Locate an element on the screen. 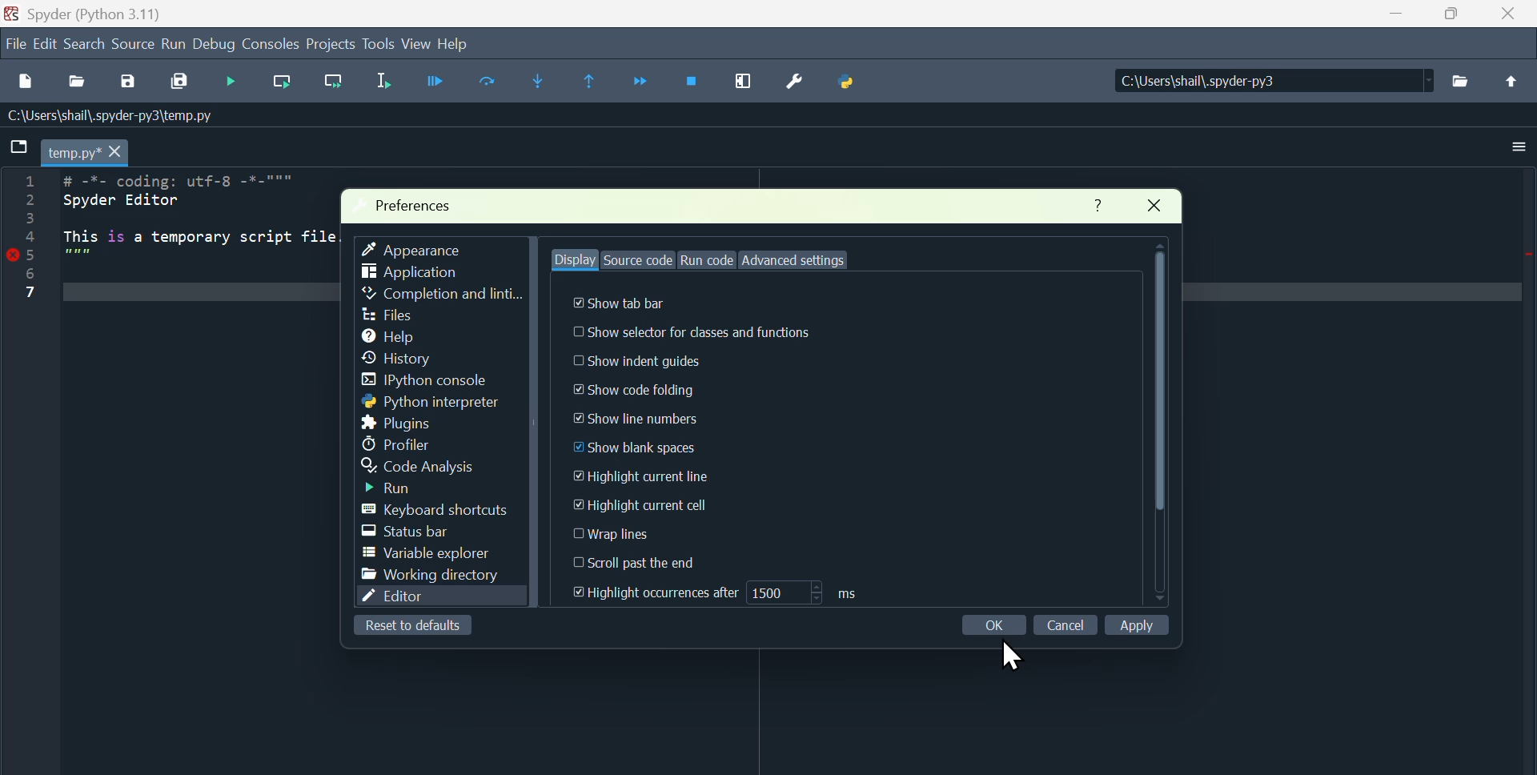 The width and height of the screenshot is (1537, 775). Run selection is located at coordinates (383, 84).